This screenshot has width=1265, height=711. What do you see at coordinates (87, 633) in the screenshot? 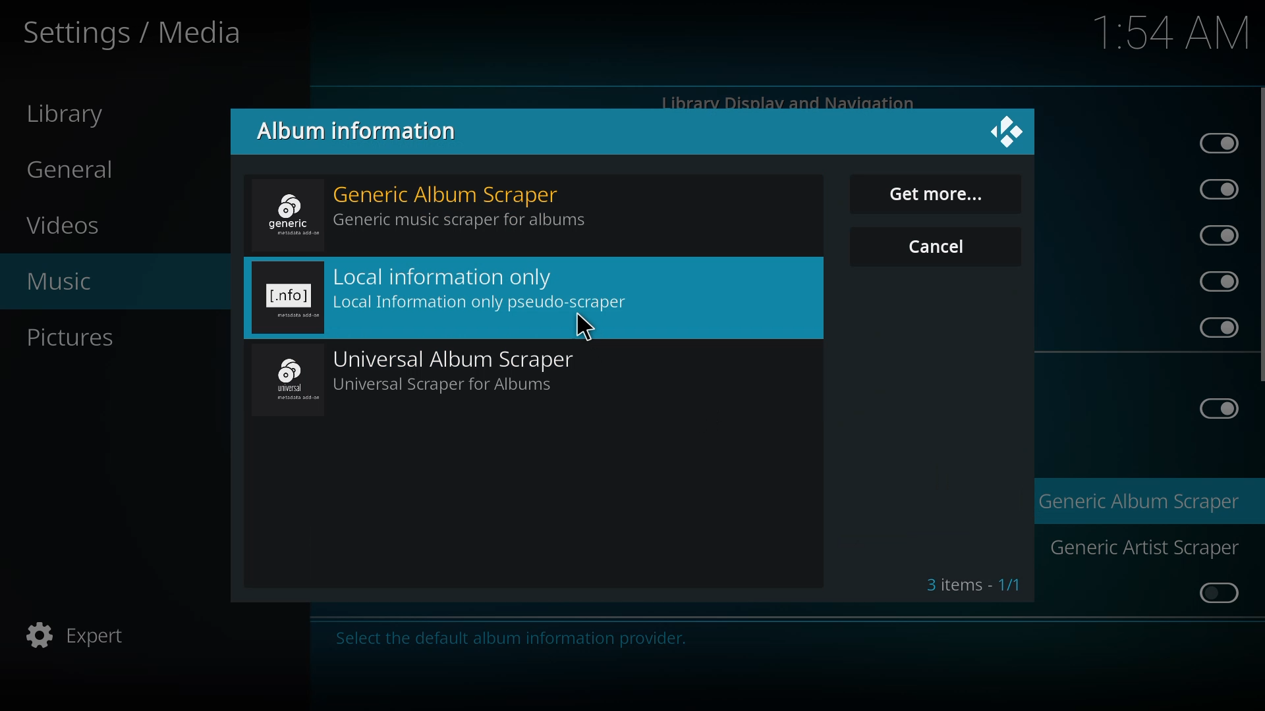
I see `expert` at bounding box center [87, 633].